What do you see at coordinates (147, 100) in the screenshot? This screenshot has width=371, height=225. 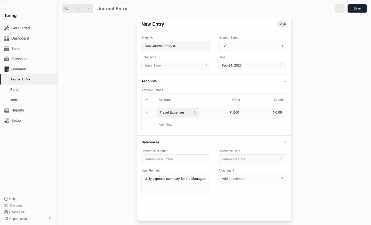 I see `Hashtag` at bounding box center [147, 100].